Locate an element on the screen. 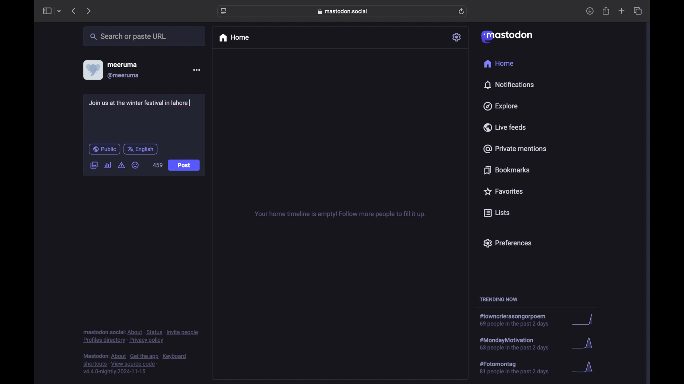  display picture is located at coordinates (92, 70).